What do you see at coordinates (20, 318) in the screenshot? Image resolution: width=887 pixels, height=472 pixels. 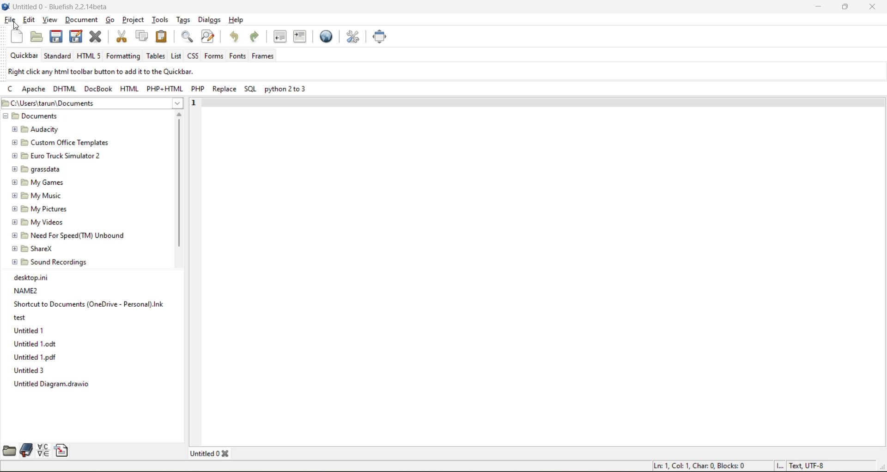 I see `test` at bounding box center [20, 318].